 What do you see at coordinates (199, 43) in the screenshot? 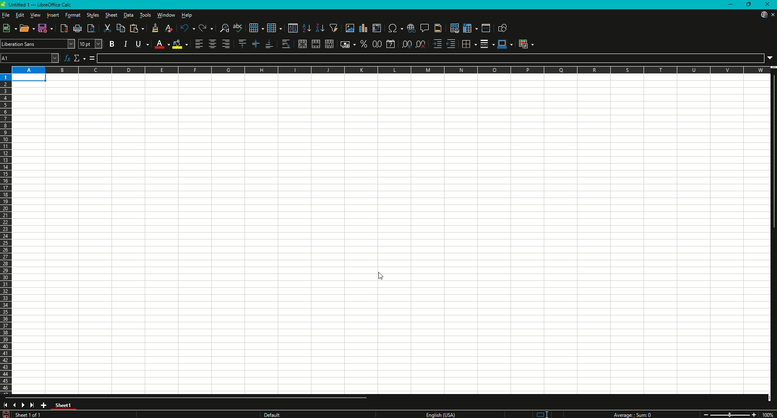
I see `Align Left` at bounding box center [199, 43].